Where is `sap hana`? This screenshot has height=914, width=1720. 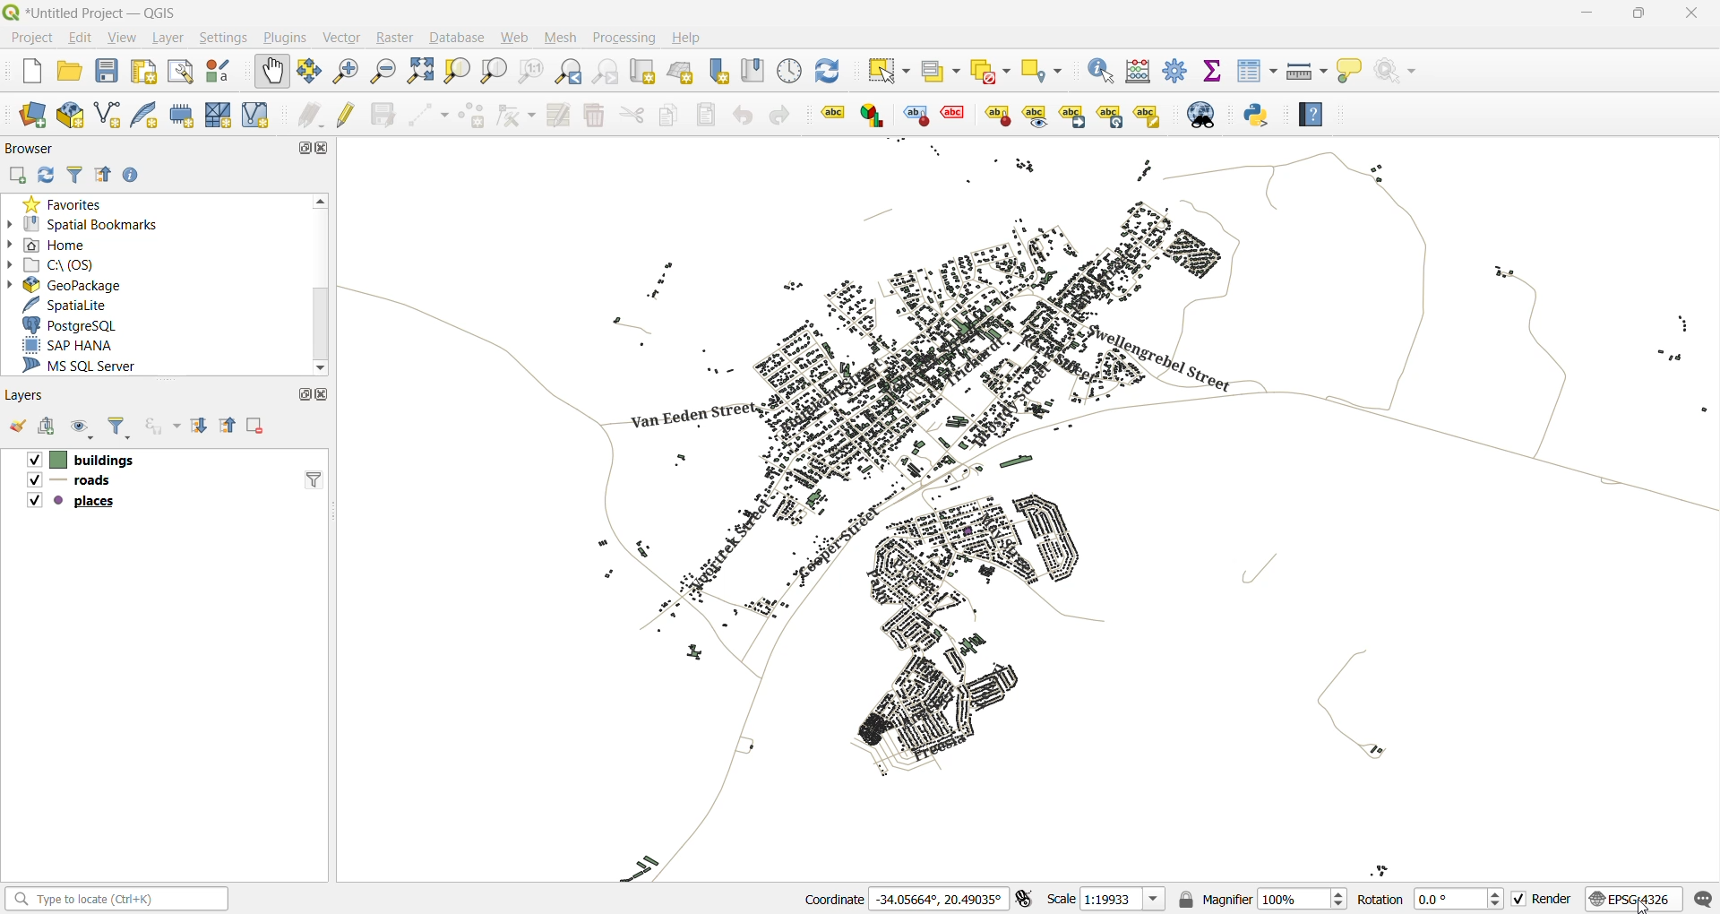
sap hana is located at coordinates (86, 345).